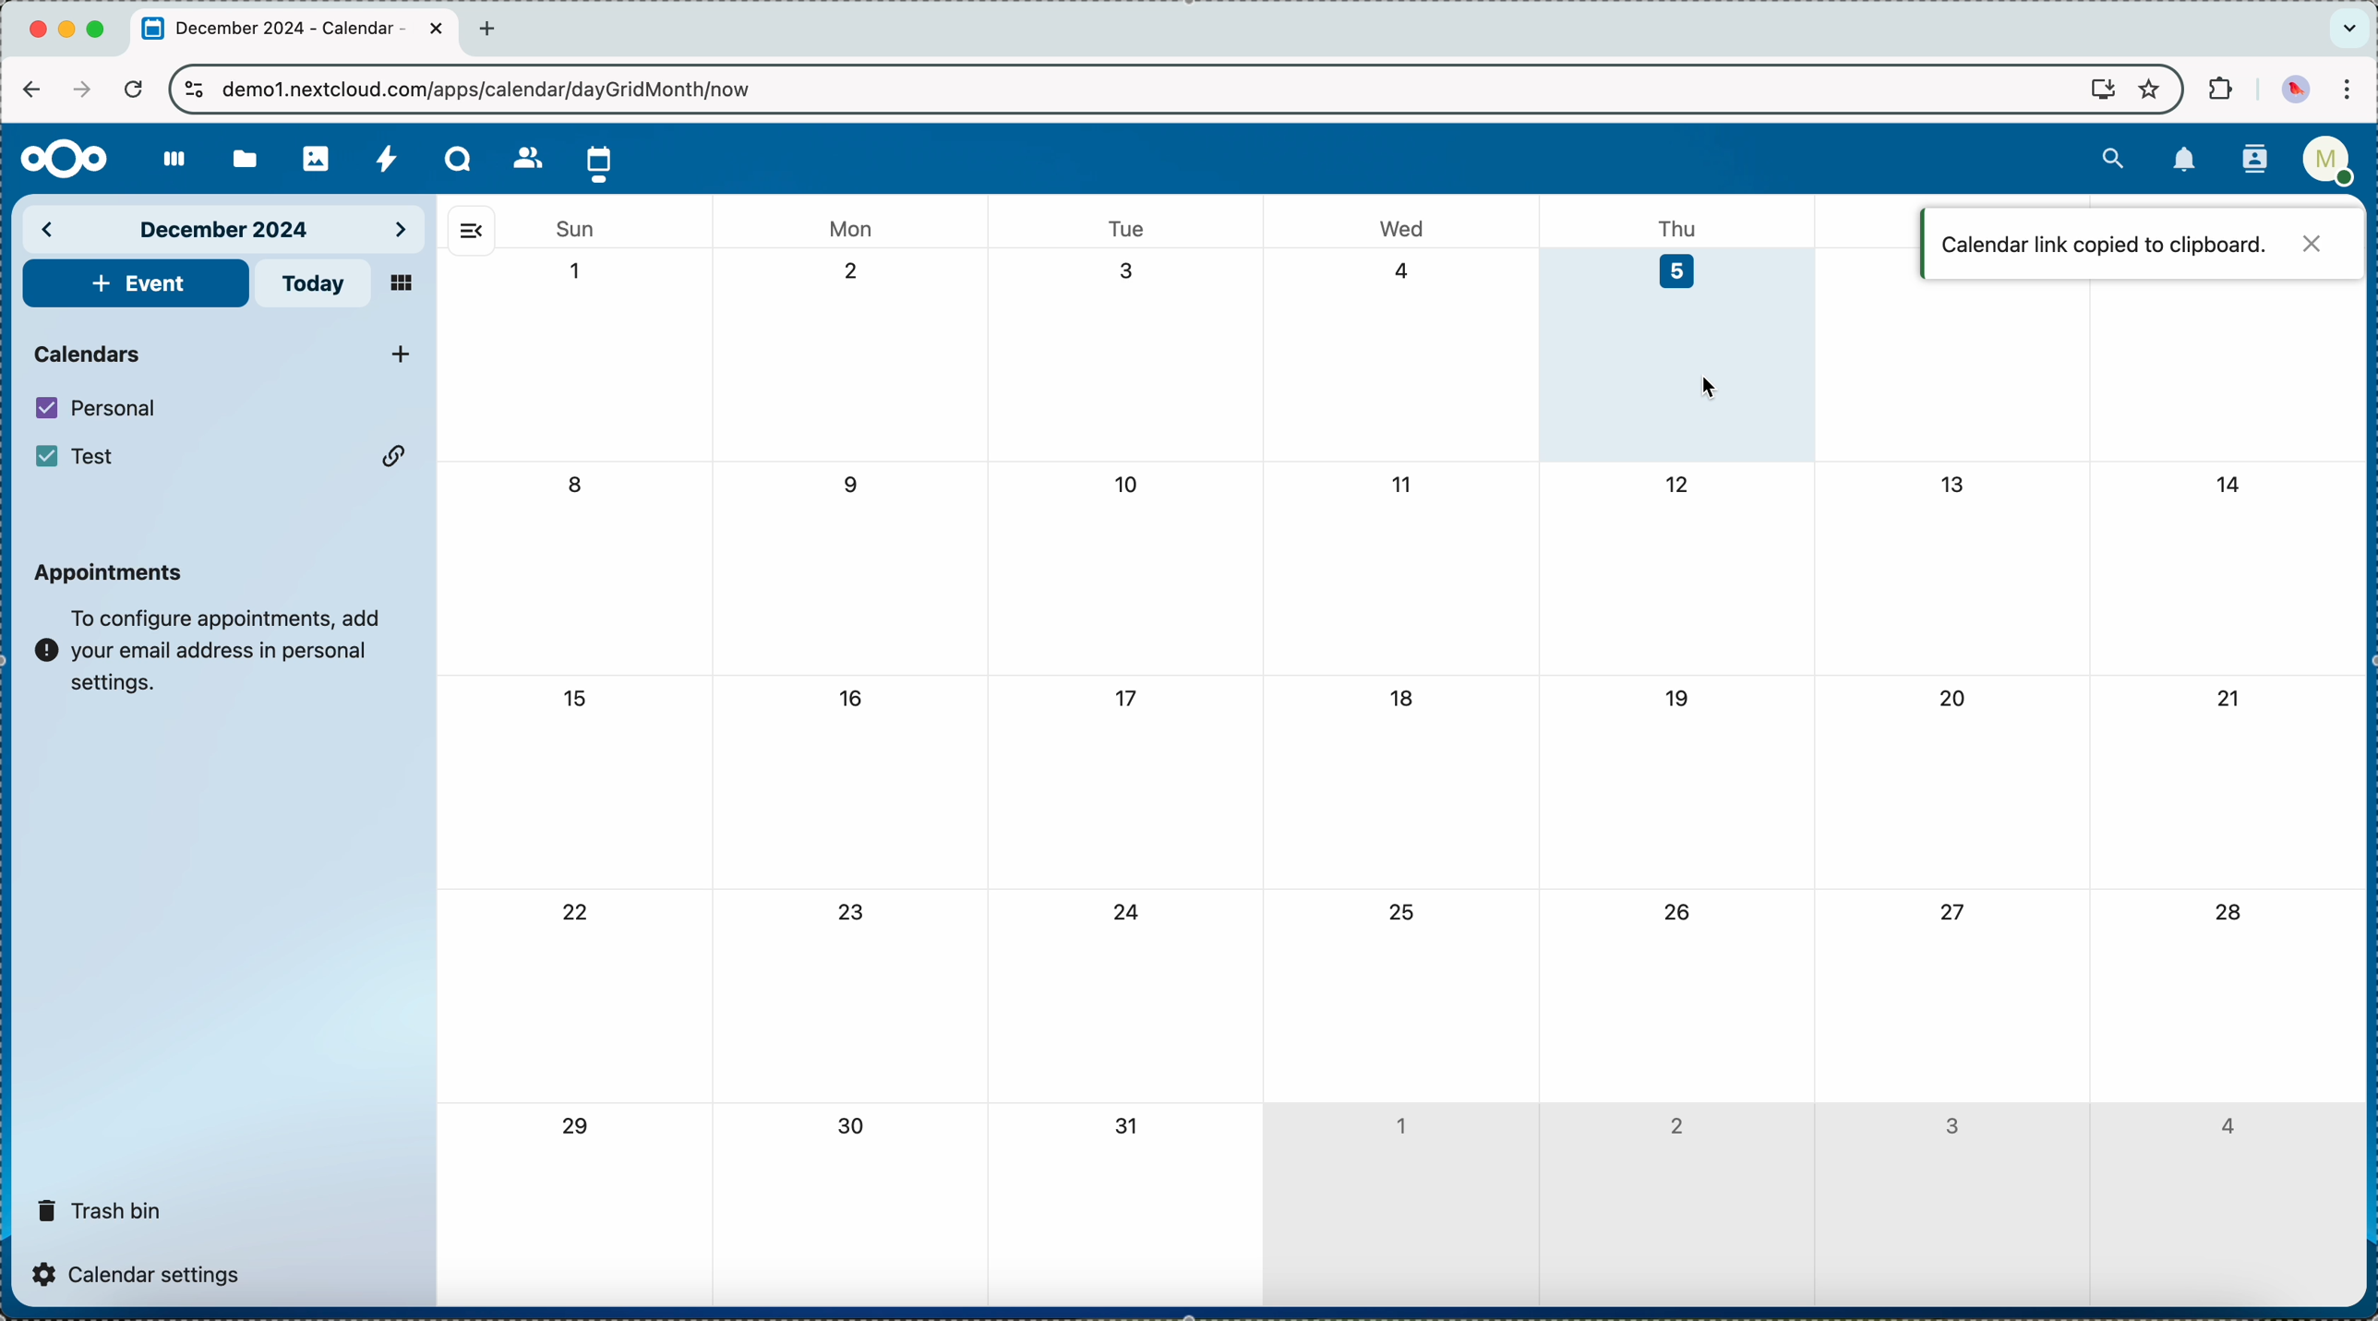 The width and height of the screenshot is (2378, 1321). What do you see at coordinates (1399, 1121) in the screenshot?
I see `1` at bounding box center [1399, 1121].